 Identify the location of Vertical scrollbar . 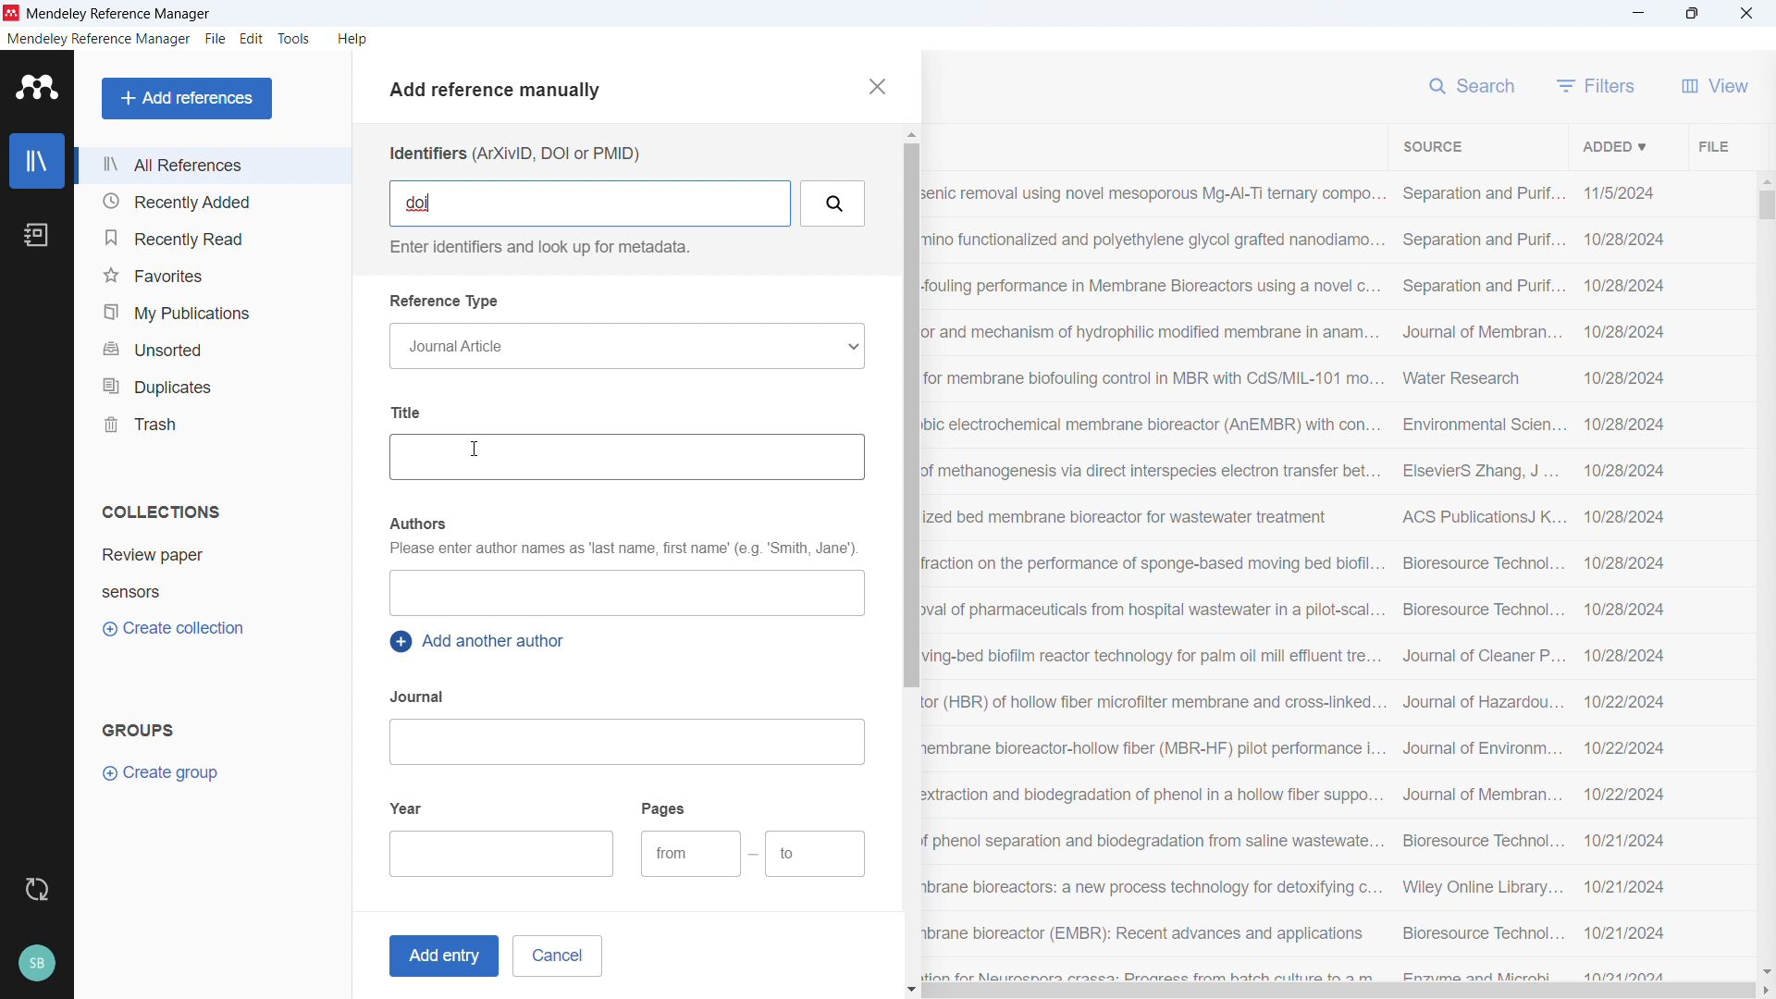
(1767, 205).